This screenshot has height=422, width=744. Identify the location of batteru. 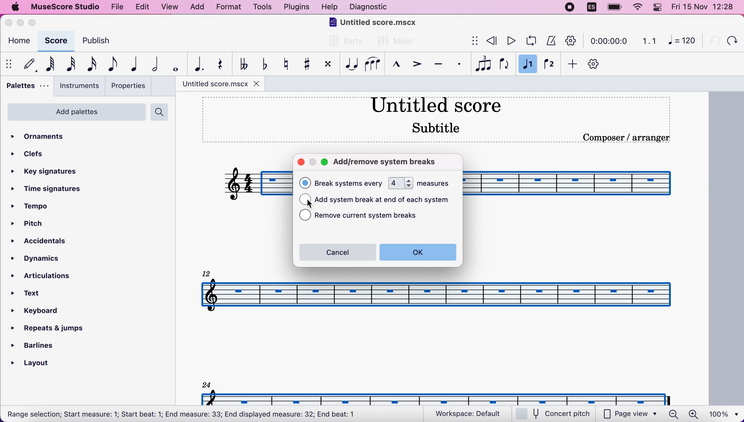
(615, 8).